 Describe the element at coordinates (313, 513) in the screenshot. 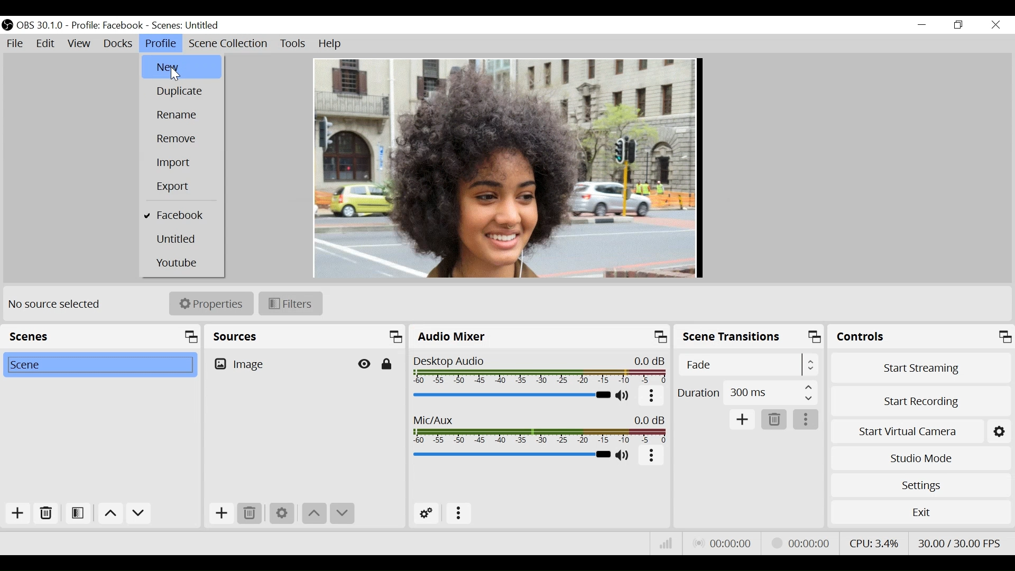

I see `Move up` at that location.